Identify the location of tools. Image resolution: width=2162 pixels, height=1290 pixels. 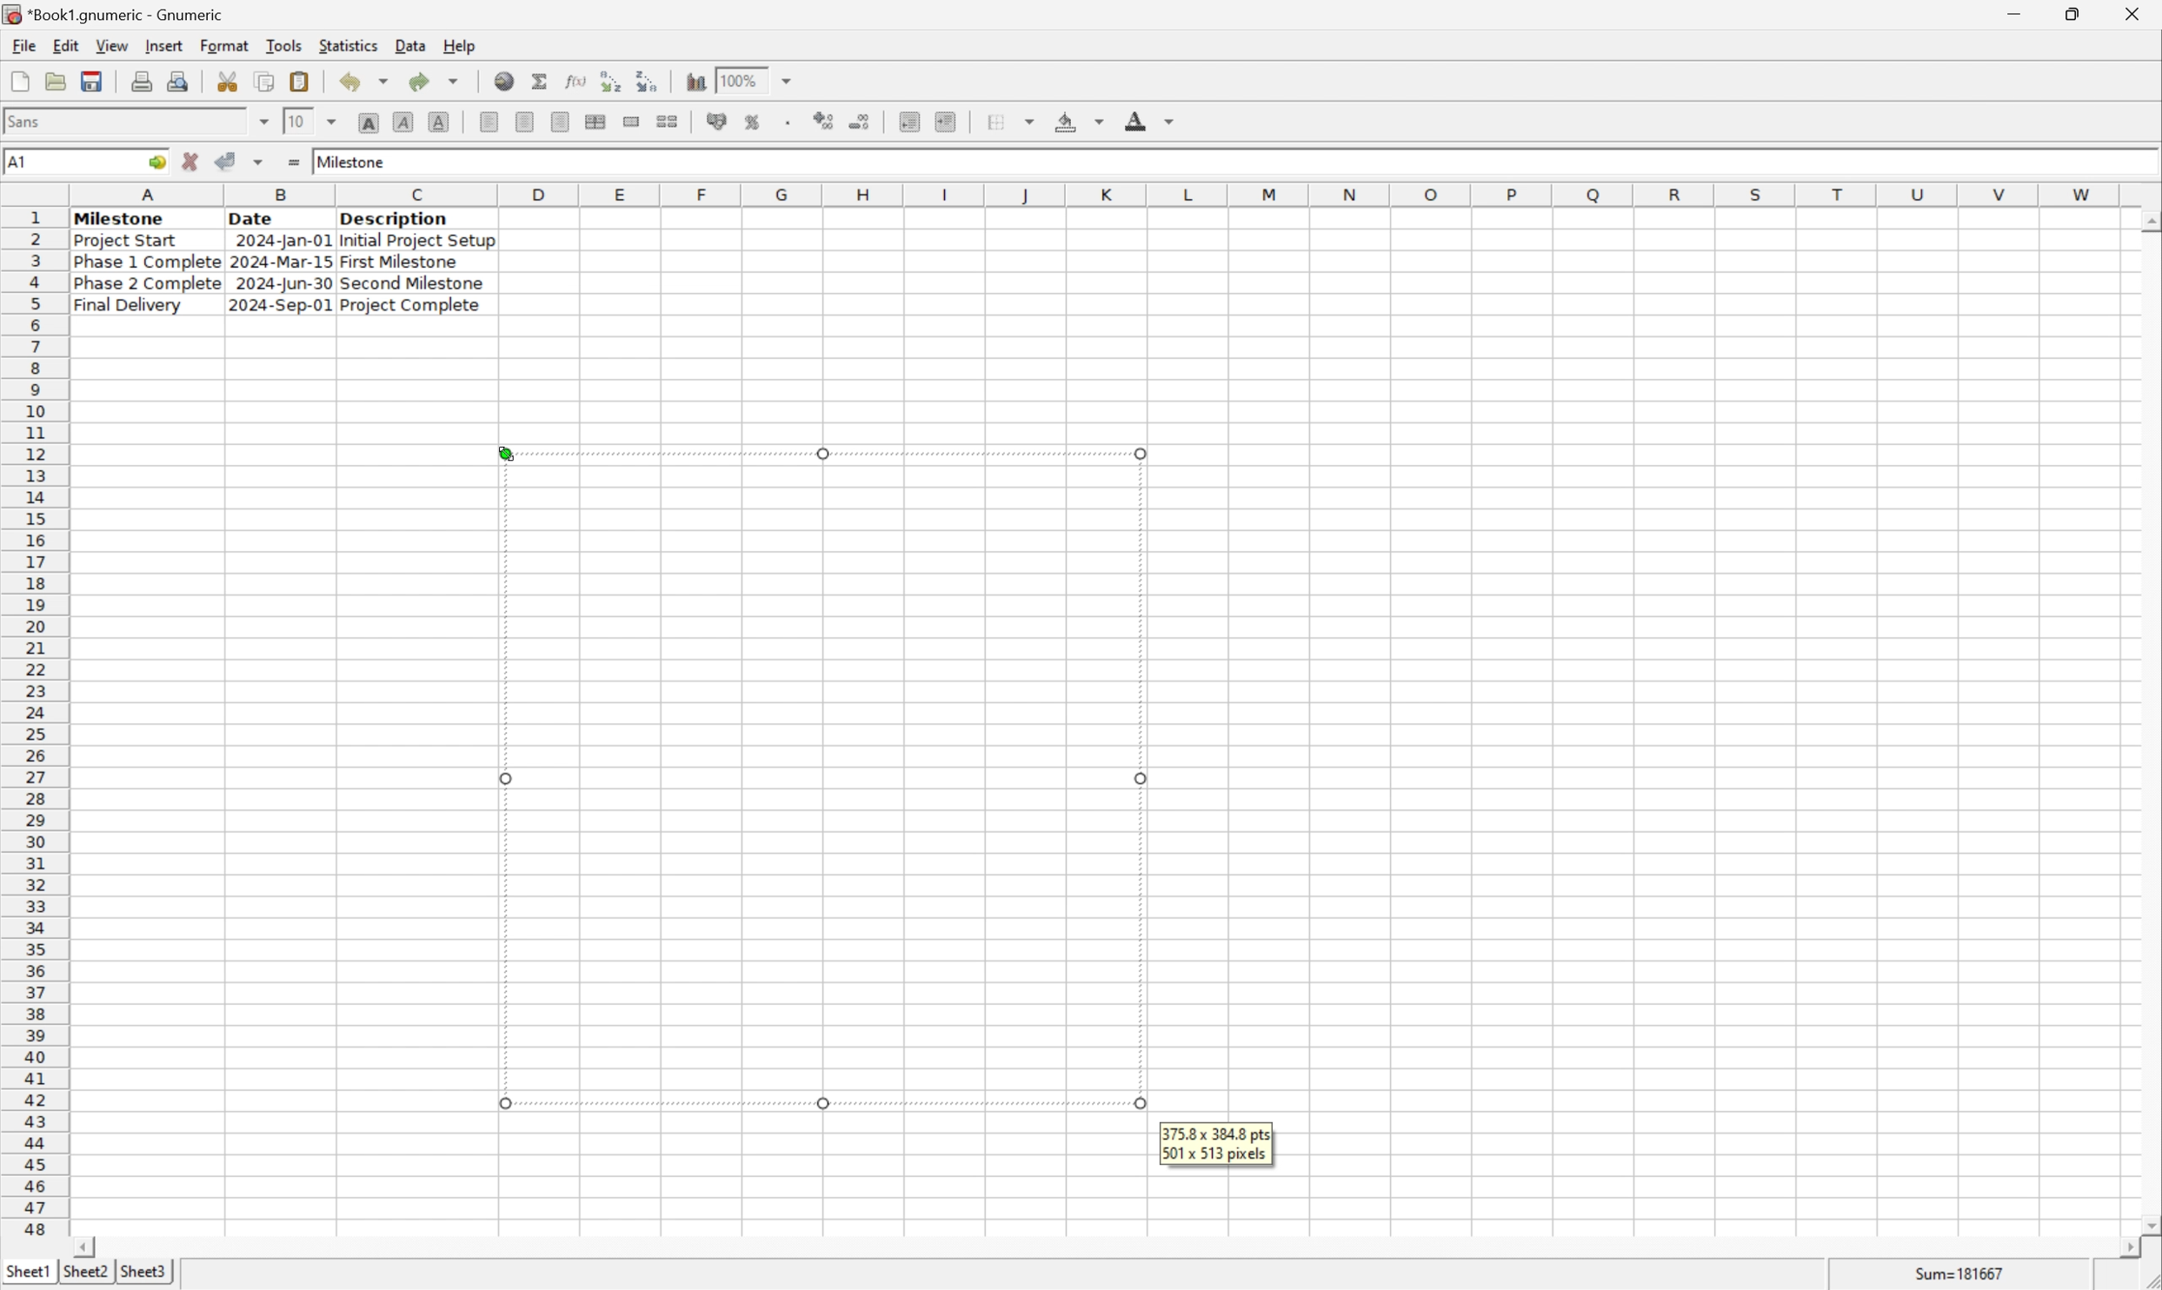
(285, 44).